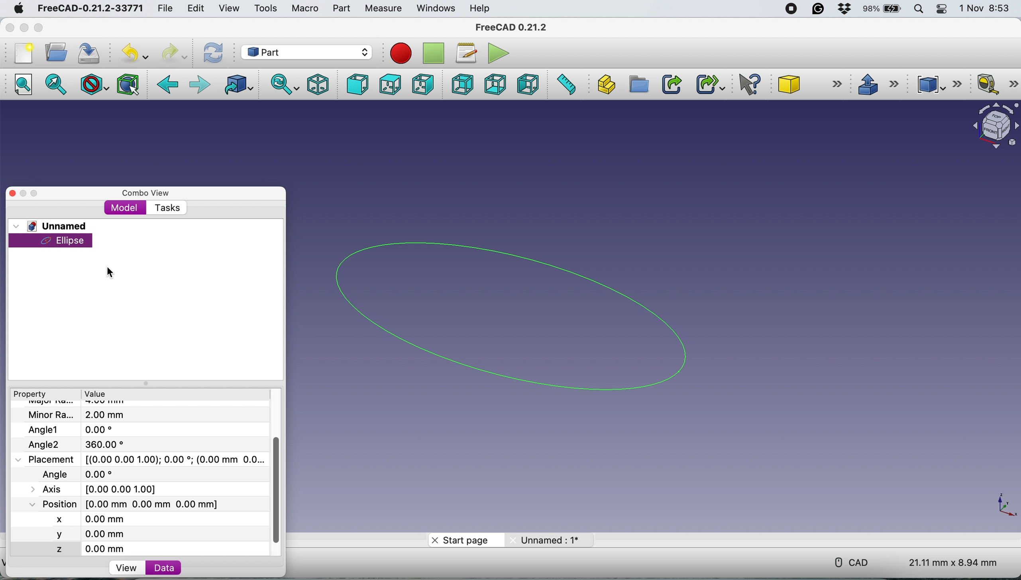 This screenshot has width=1021, height=580. What do you see at coordinates (527, 314) in the screenshot?
I see `ellipse` at bounding box center [527, 314].